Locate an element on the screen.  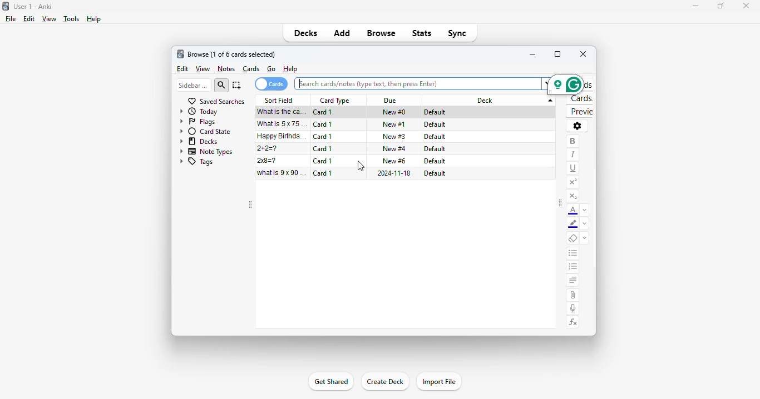
card state is located at coordinates (205, 131).